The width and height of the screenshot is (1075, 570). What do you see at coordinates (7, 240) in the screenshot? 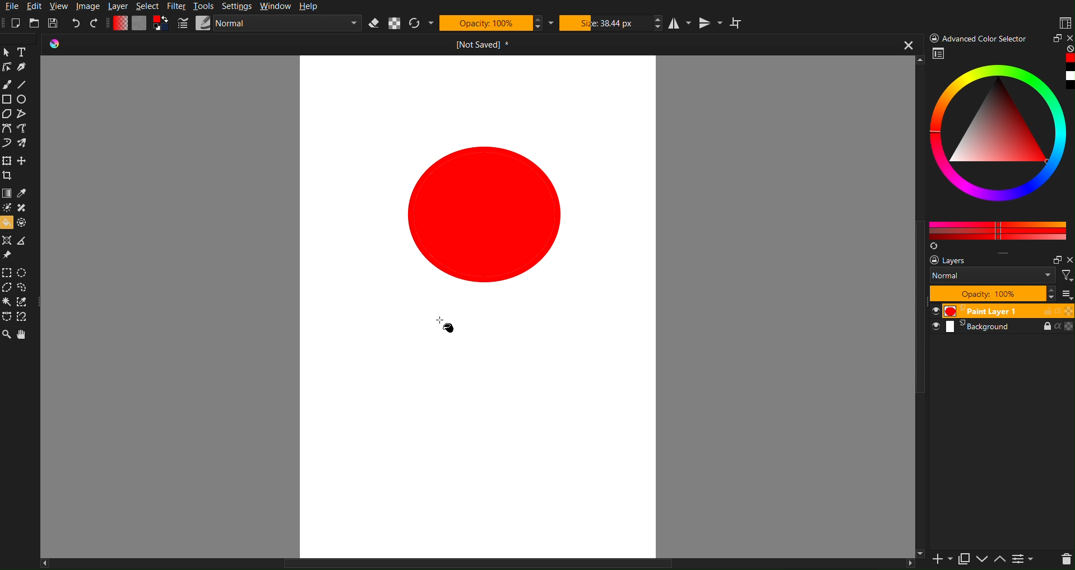
I see `Assistant` at bounding box center [7, 240].